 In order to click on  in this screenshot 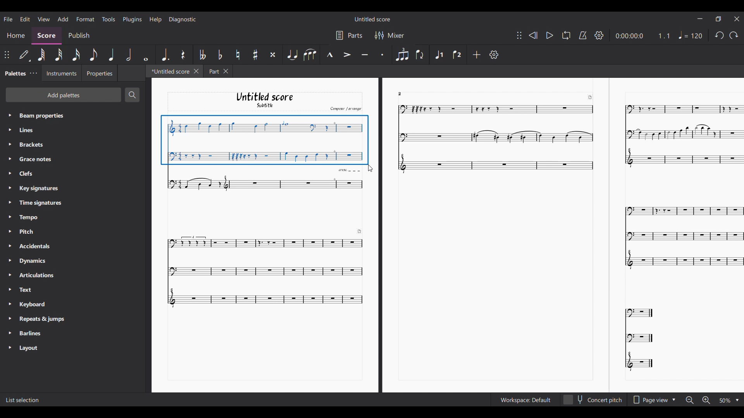, I will do `click(8, 247)`.